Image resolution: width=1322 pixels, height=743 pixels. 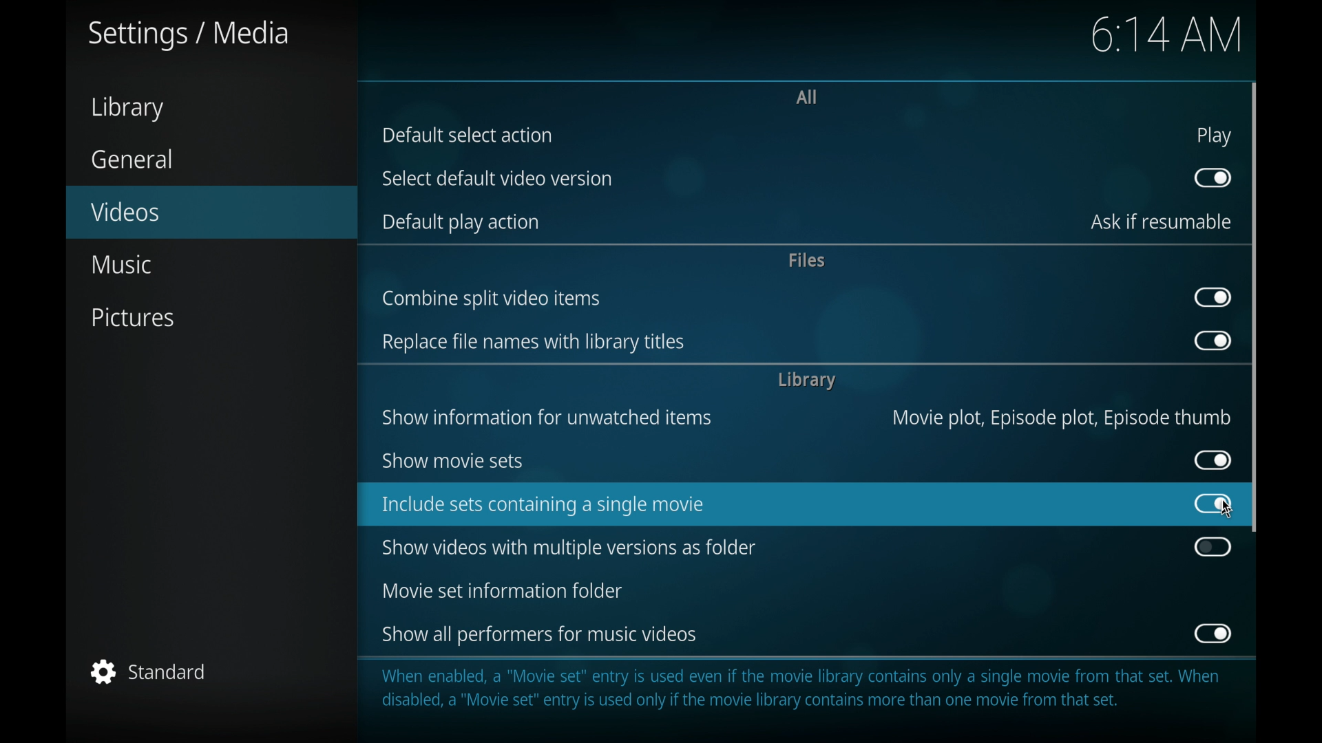 I want to click on music, so click(x=123, y=263).